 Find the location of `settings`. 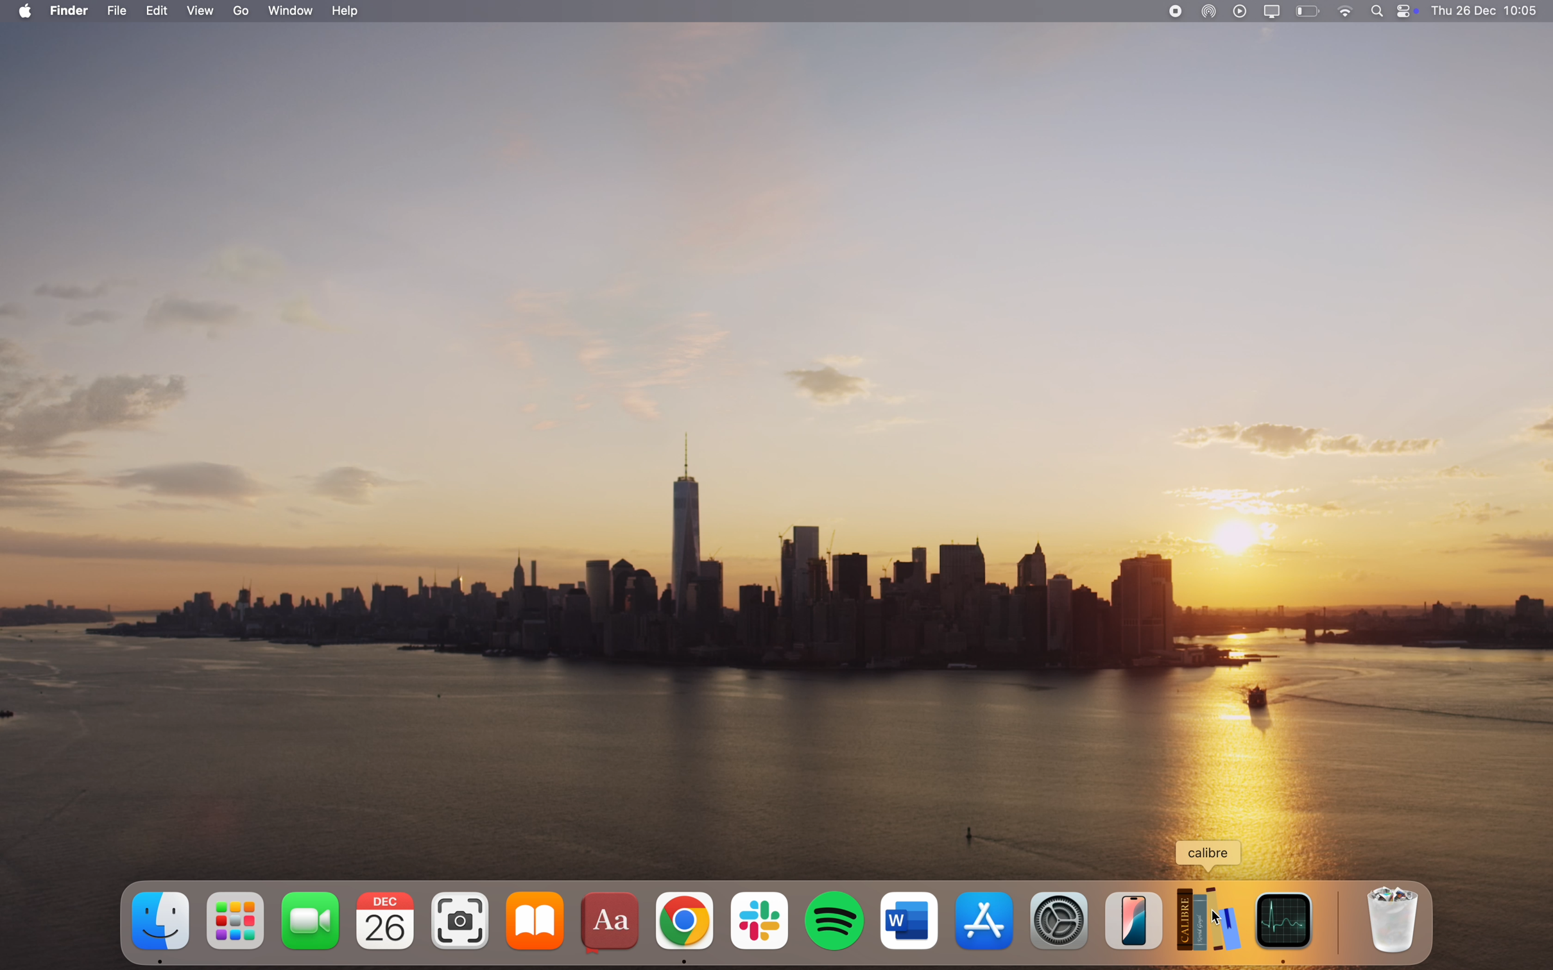

settings is located at coordinates (1058, 921).